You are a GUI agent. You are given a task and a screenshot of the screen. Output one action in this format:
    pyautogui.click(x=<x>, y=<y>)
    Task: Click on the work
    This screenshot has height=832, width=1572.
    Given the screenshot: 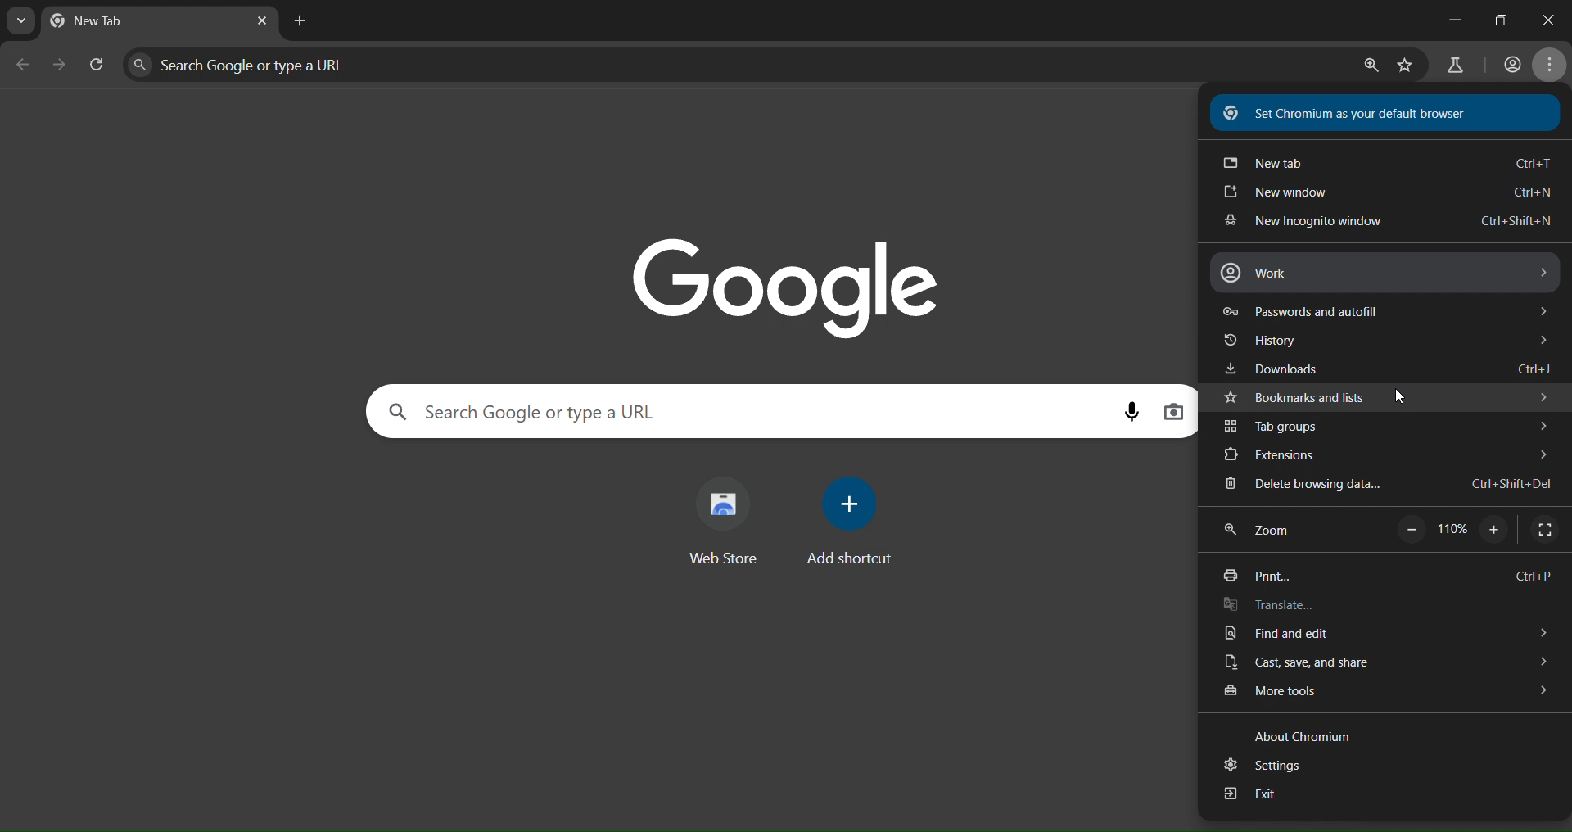 What is the action you would take?
    pyautogui.click(x=1384, y=272)
    